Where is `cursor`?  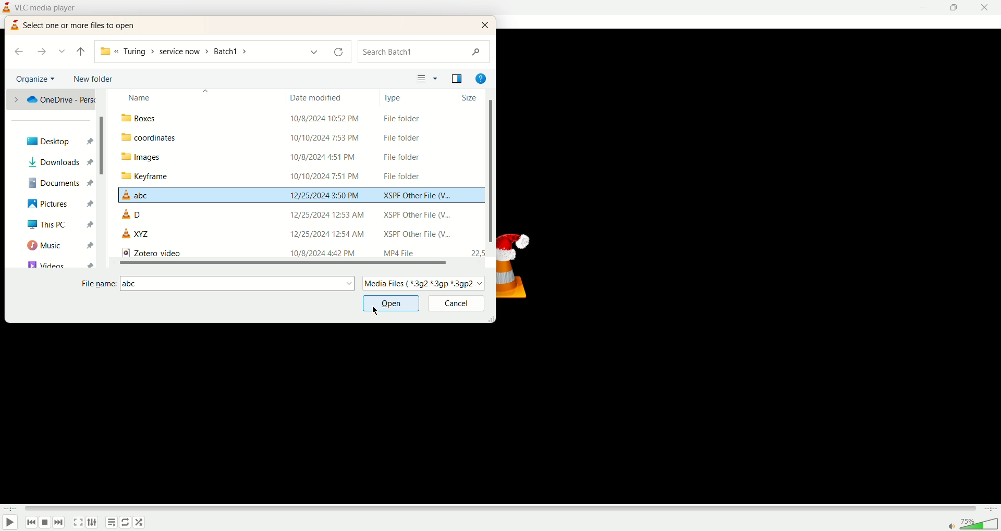
cursor is located at coordinates (375, 311).